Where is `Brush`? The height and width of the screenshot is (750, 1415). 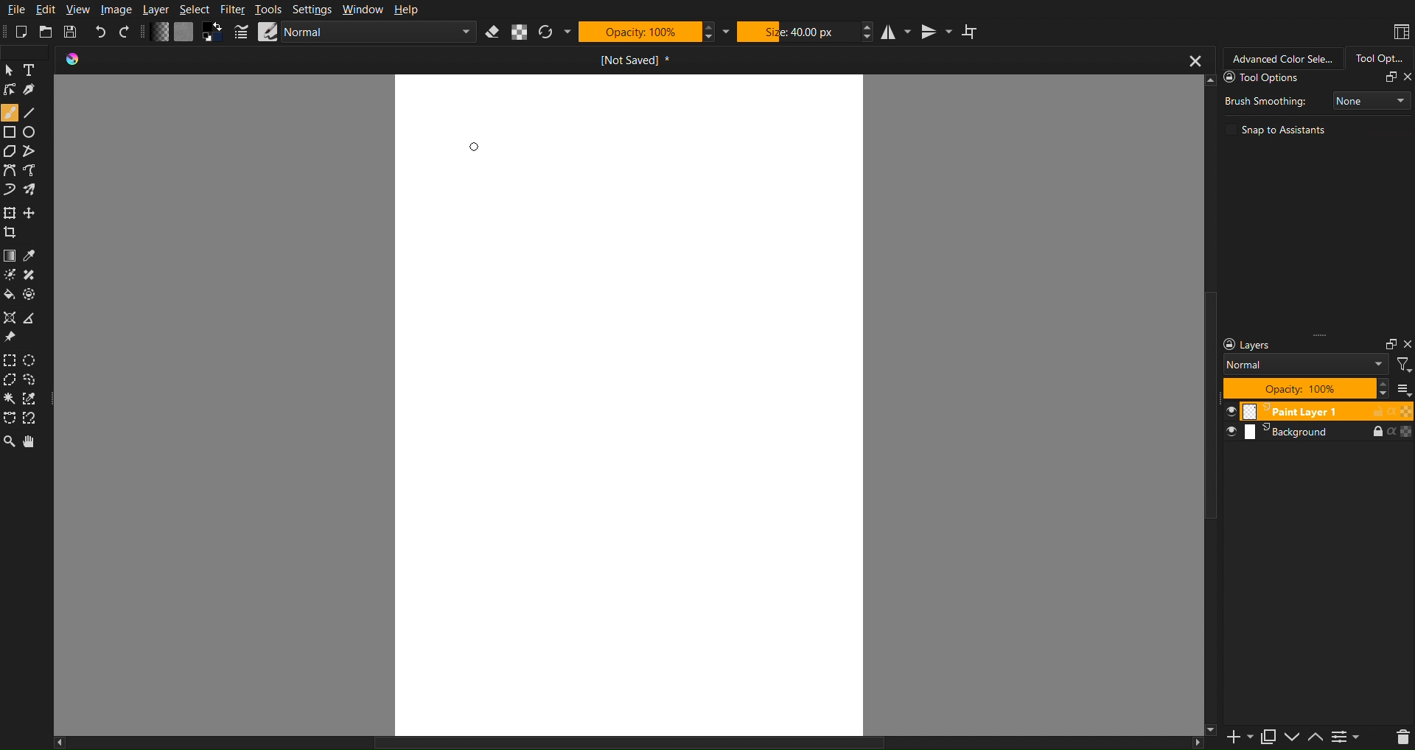 Brush is located at coordinates (34, 191).